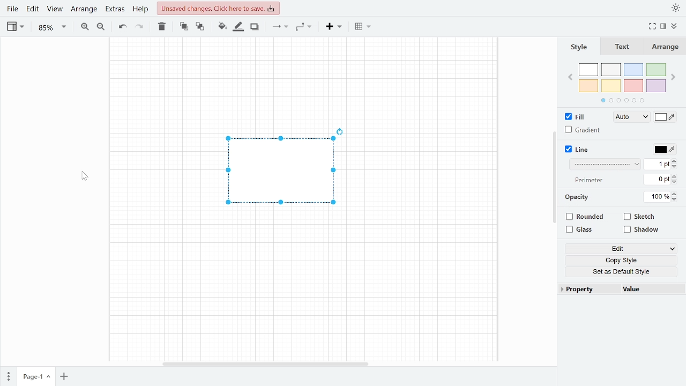 The image size is (686, 386). What do you see at coordinates (8, 376) in the screenshot?
I see `Pages` at bounding box center [8, 376].